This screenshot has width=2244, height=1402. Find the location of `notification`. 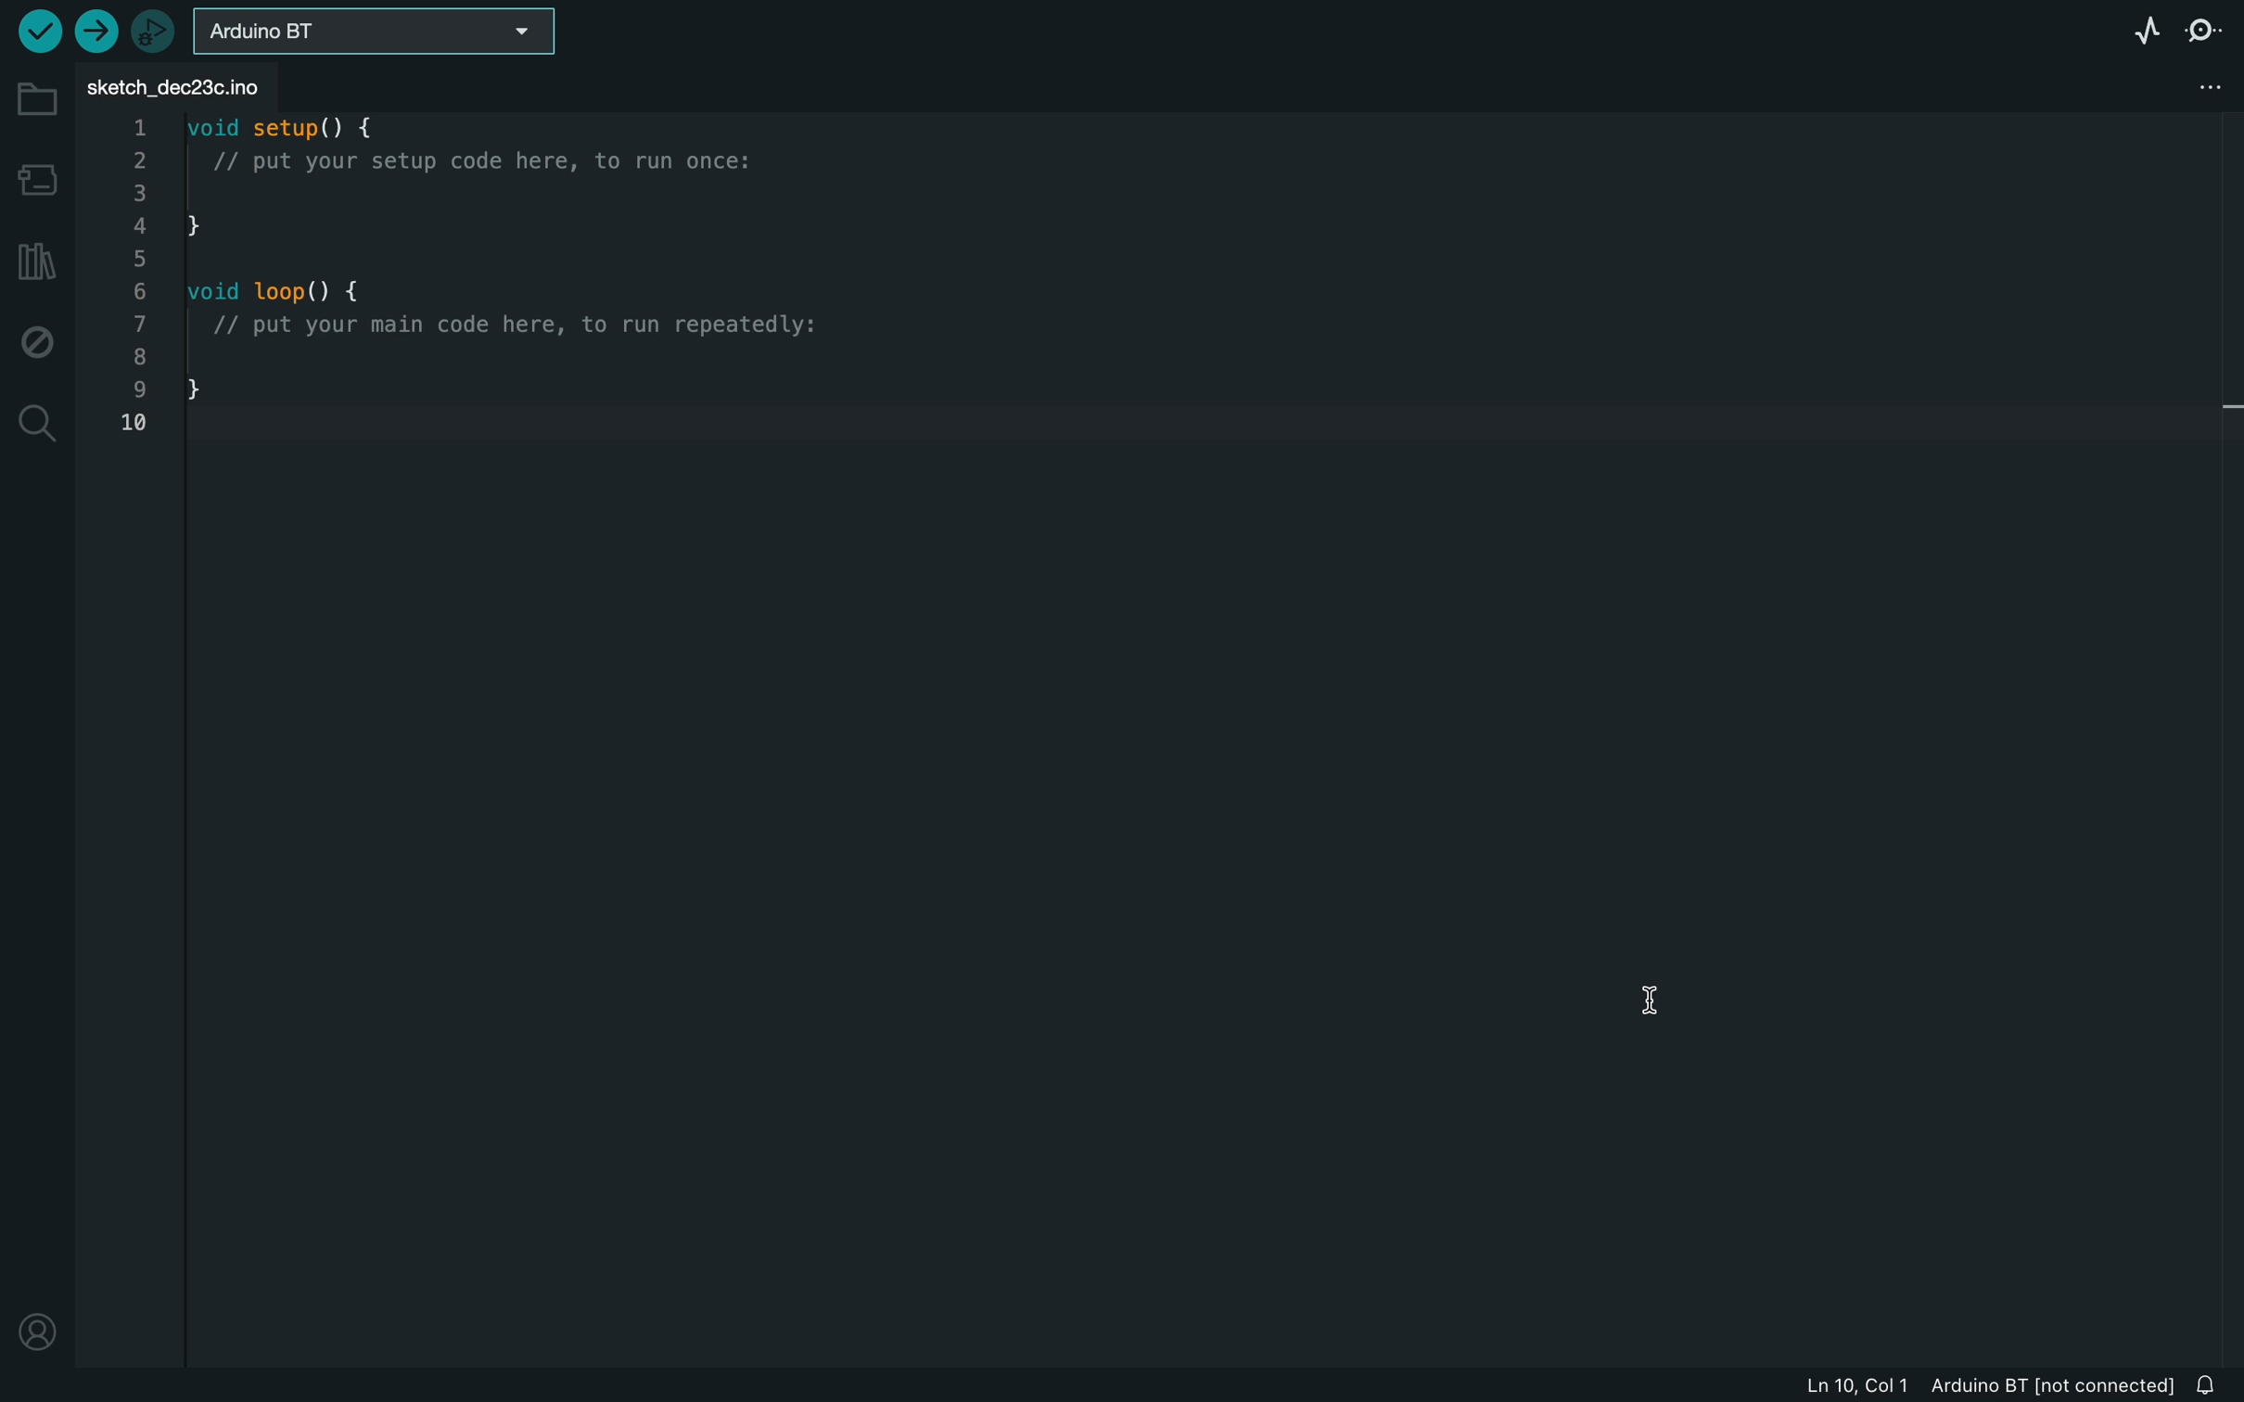

notification is located at coordinates (2214, 1381).